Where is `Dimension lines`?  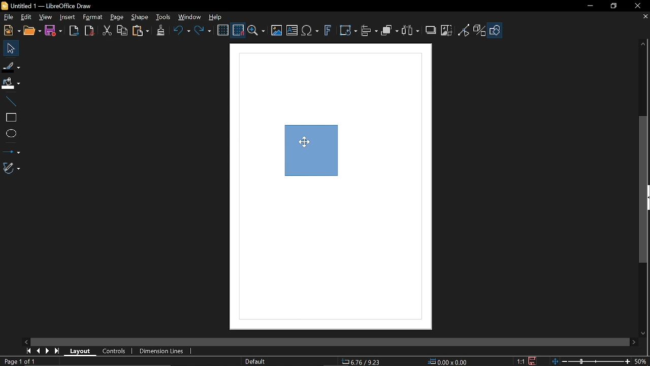
Dimension lines is located at coordinates (159, 351).